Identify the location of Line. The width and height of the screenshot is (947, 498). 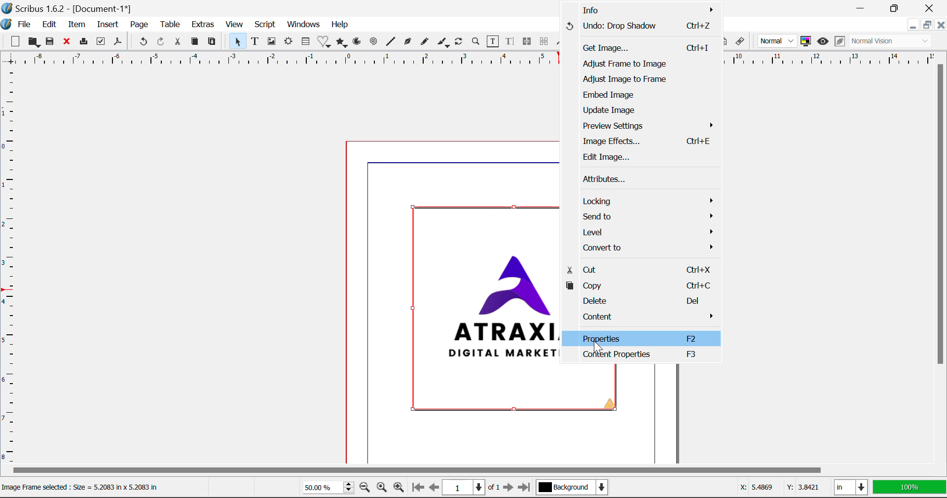
(392, 43).